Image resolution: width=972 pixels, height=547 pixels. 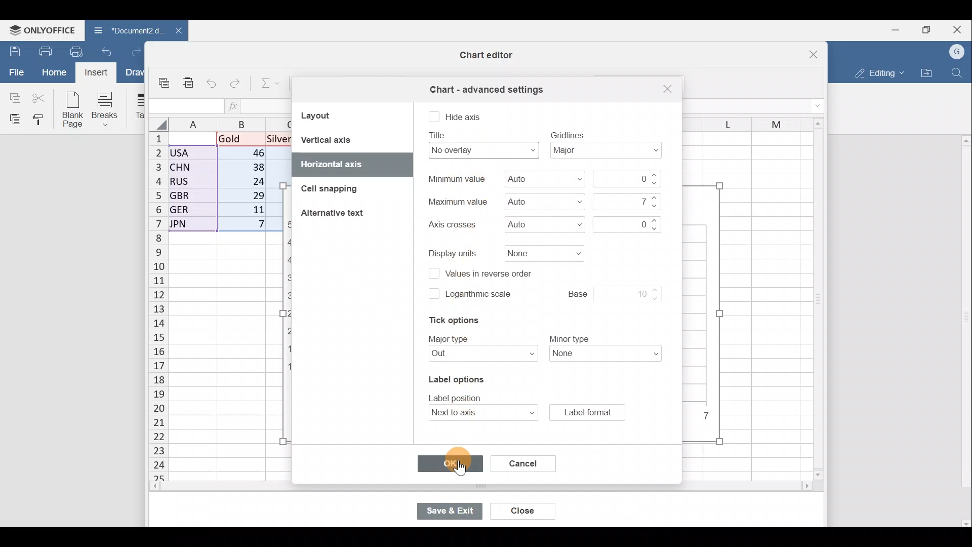 What do you see at coordinates (480, 150) in the screenshot?
I see `Title` at bounding box center [480, 150].